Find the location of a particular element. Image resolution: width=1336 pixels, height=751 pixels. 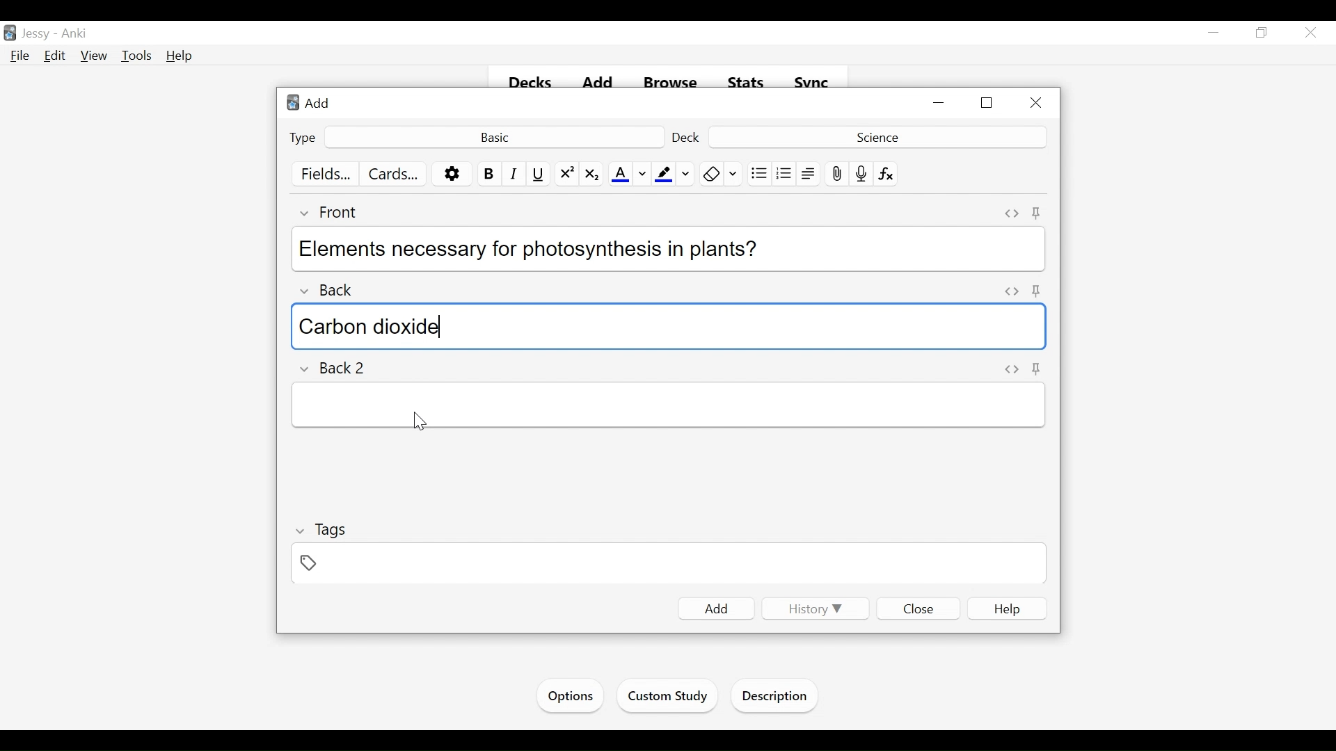

Ordered list is located at coordinates (784, 174).